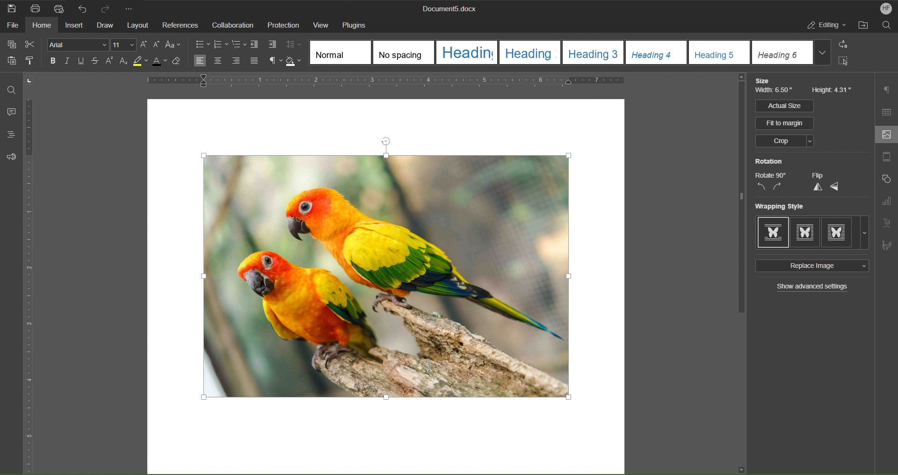 This screenshot has height=475, width=898. What do you see at coordinates (272, 61) in the screenshot?
I see `Non-Printing Characters` at bounding box center [272, 61].